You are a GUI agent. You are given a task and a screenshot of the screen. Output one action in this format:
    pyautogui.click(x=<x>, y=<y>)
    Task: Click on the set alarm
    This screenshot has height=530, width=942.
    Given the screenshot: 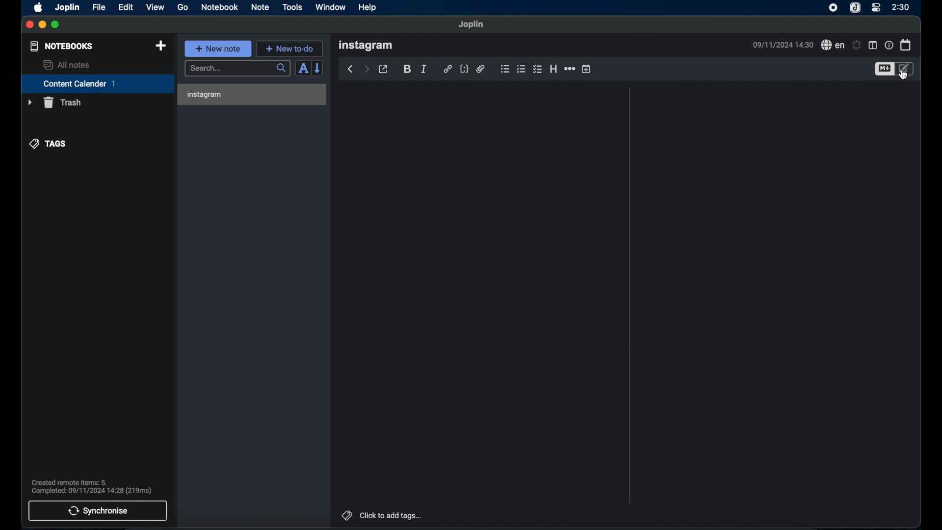 What is the action you would take?
    pyautogui.click(x=857, y=45)
    